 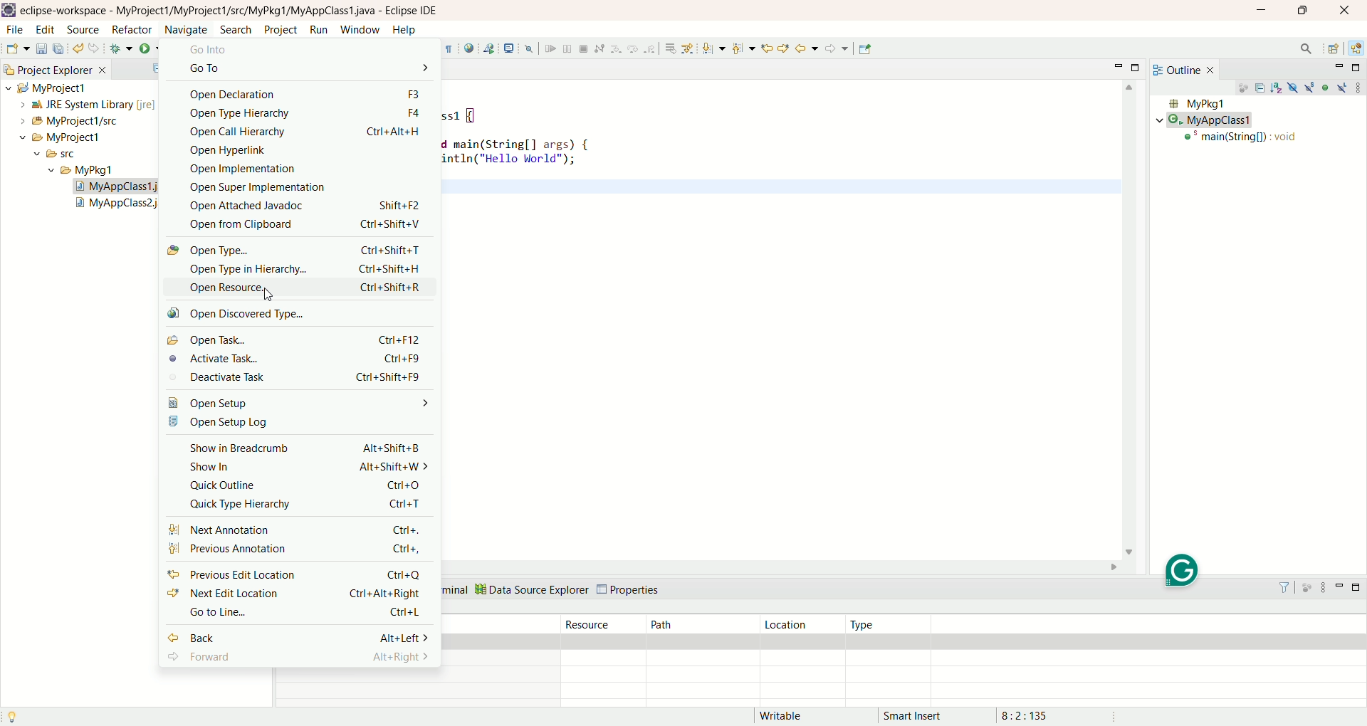 I want to click on next edit location, so click(x=784, y=47).